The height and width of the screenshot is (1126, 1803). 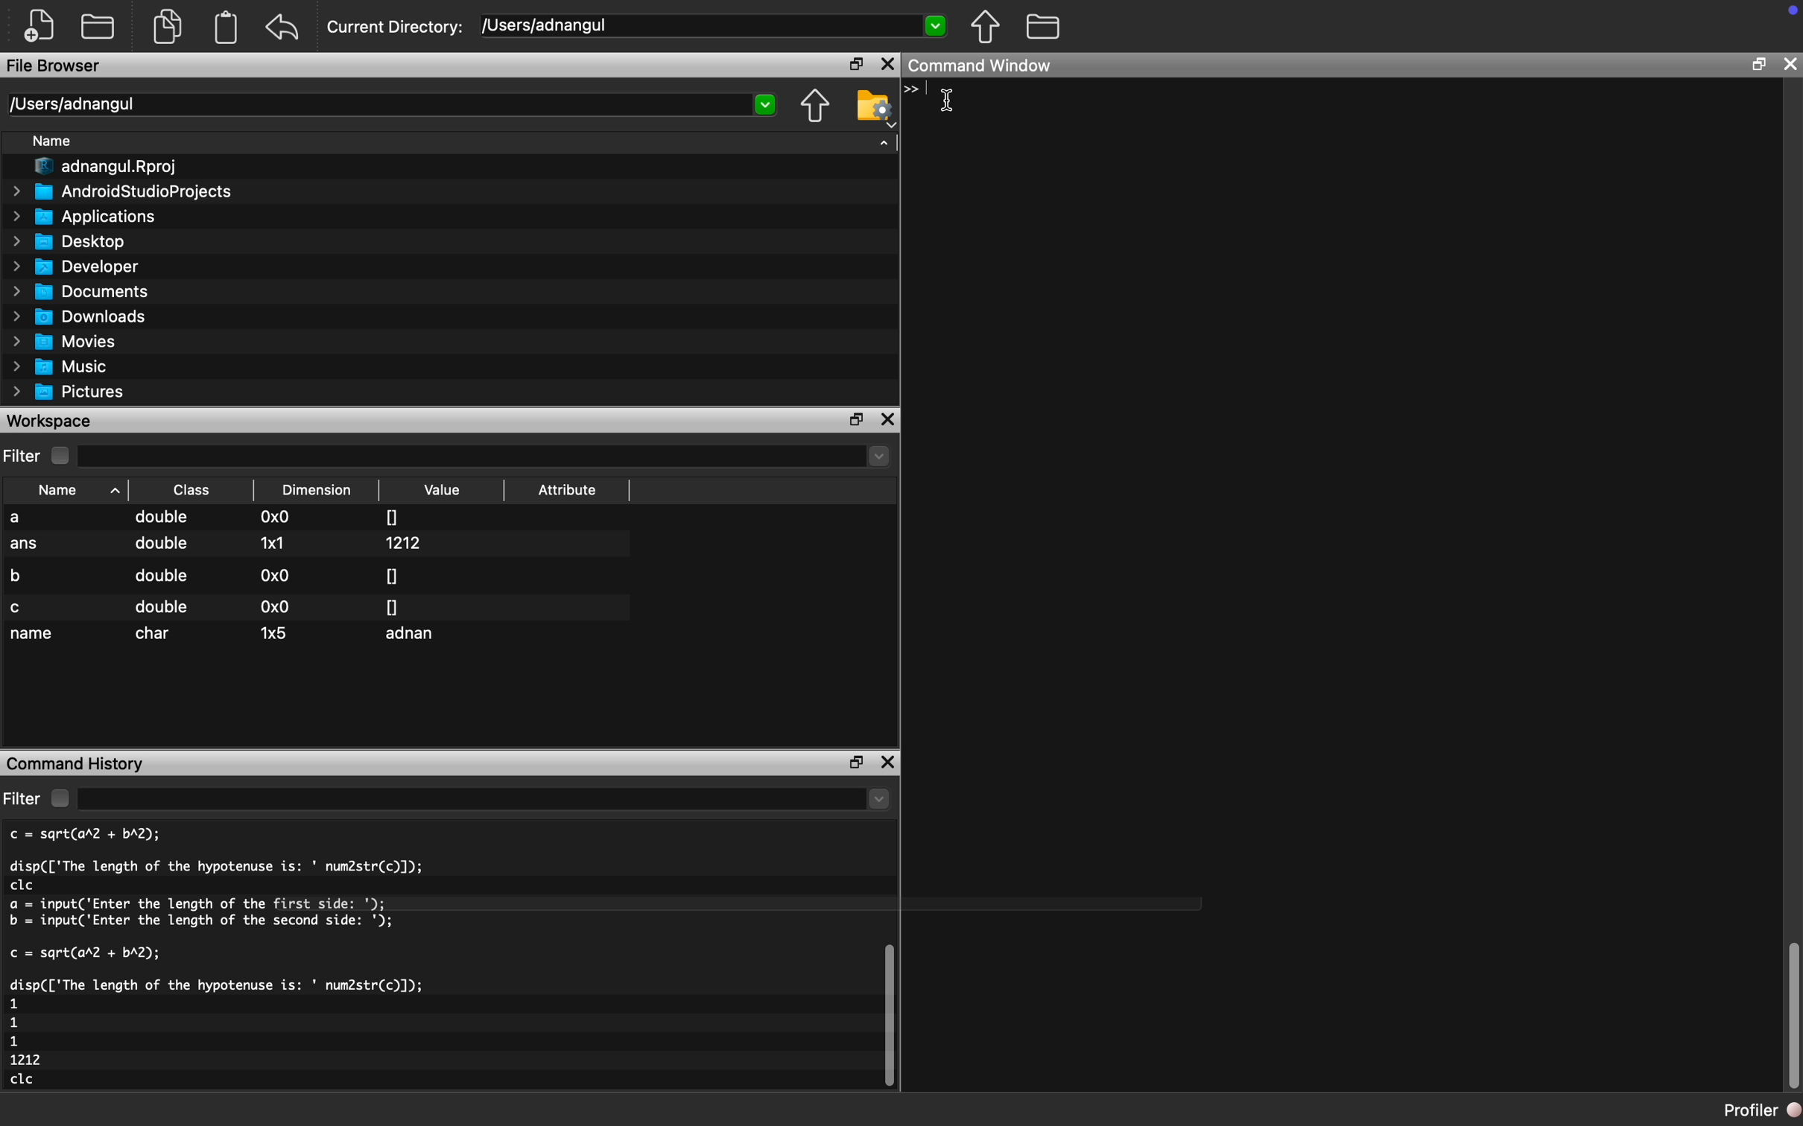 I want to click on typing cursor, so click(x=916, y=98).